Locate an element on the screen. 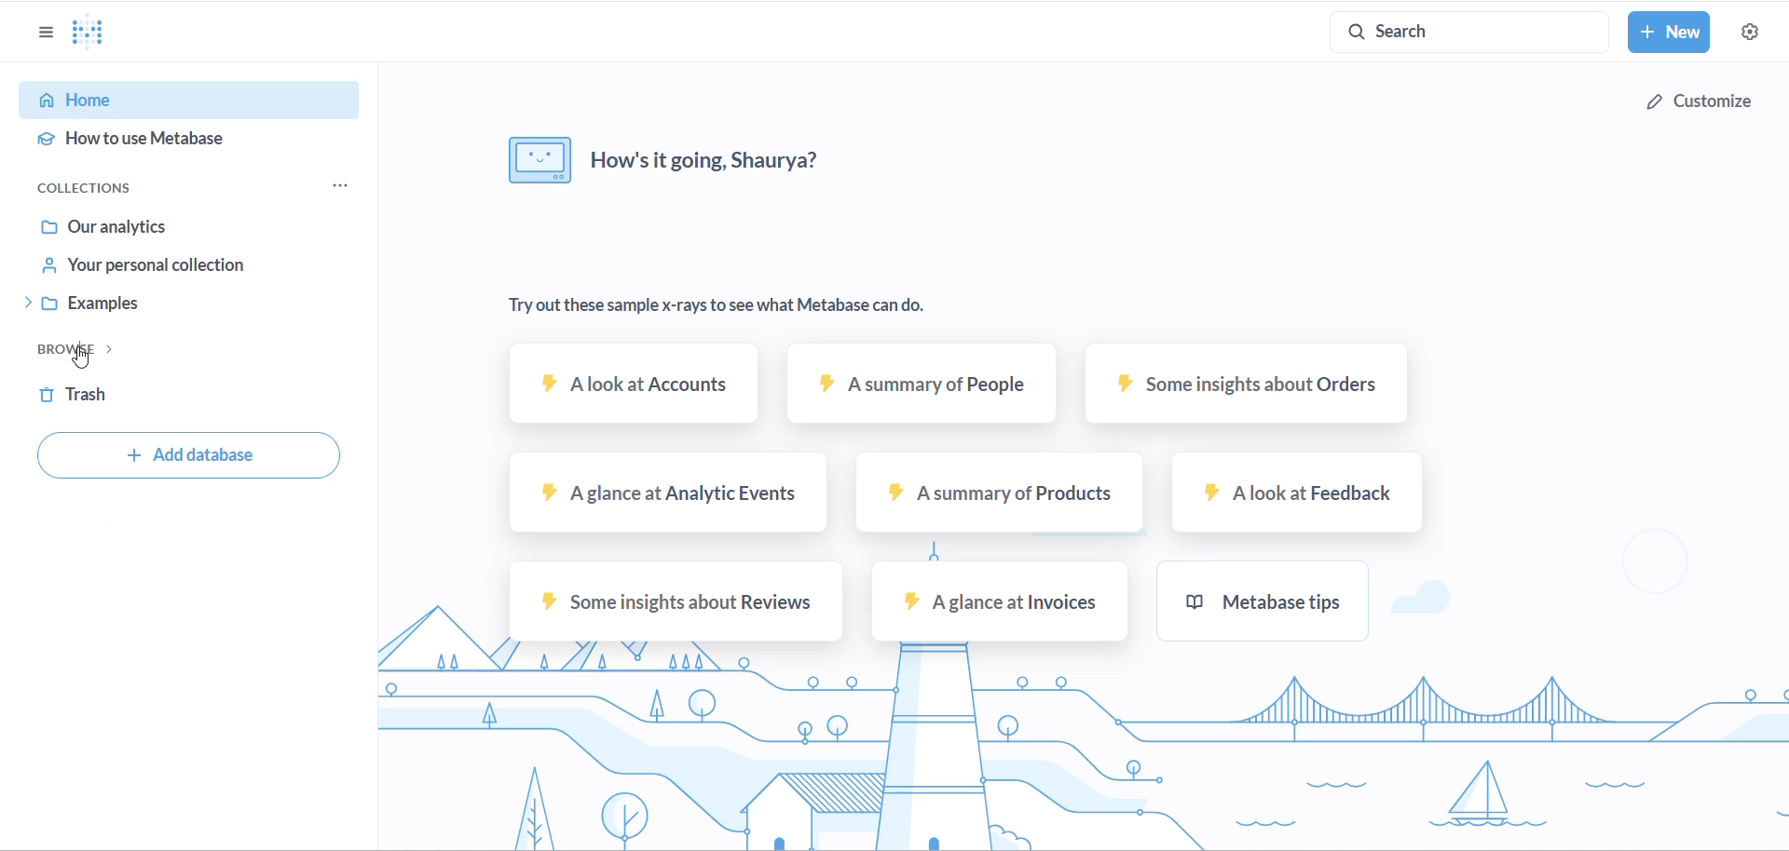  show/hide sidebar is located at coordinates (44, 37).